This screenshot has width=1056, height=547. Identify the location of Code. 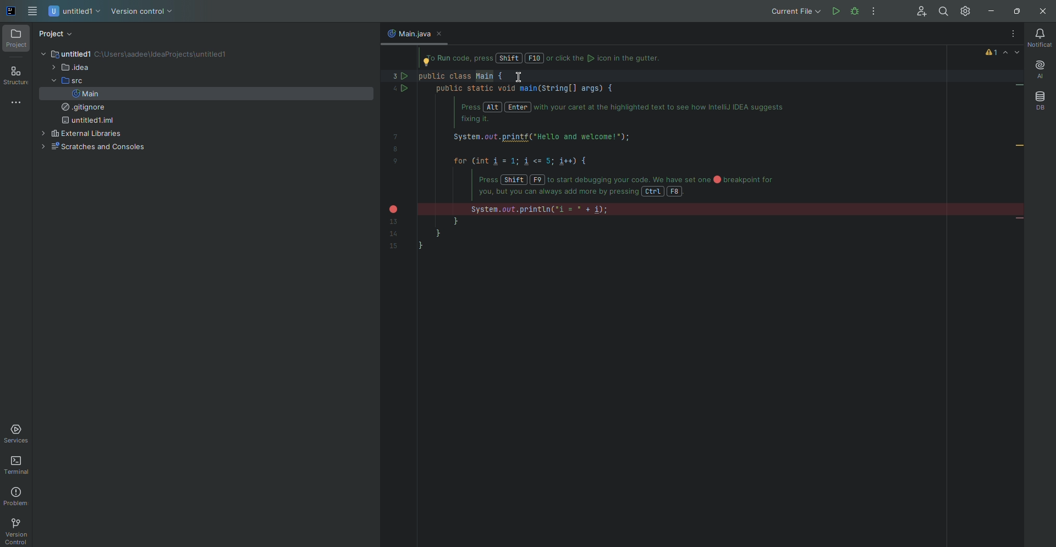
(609, 162).